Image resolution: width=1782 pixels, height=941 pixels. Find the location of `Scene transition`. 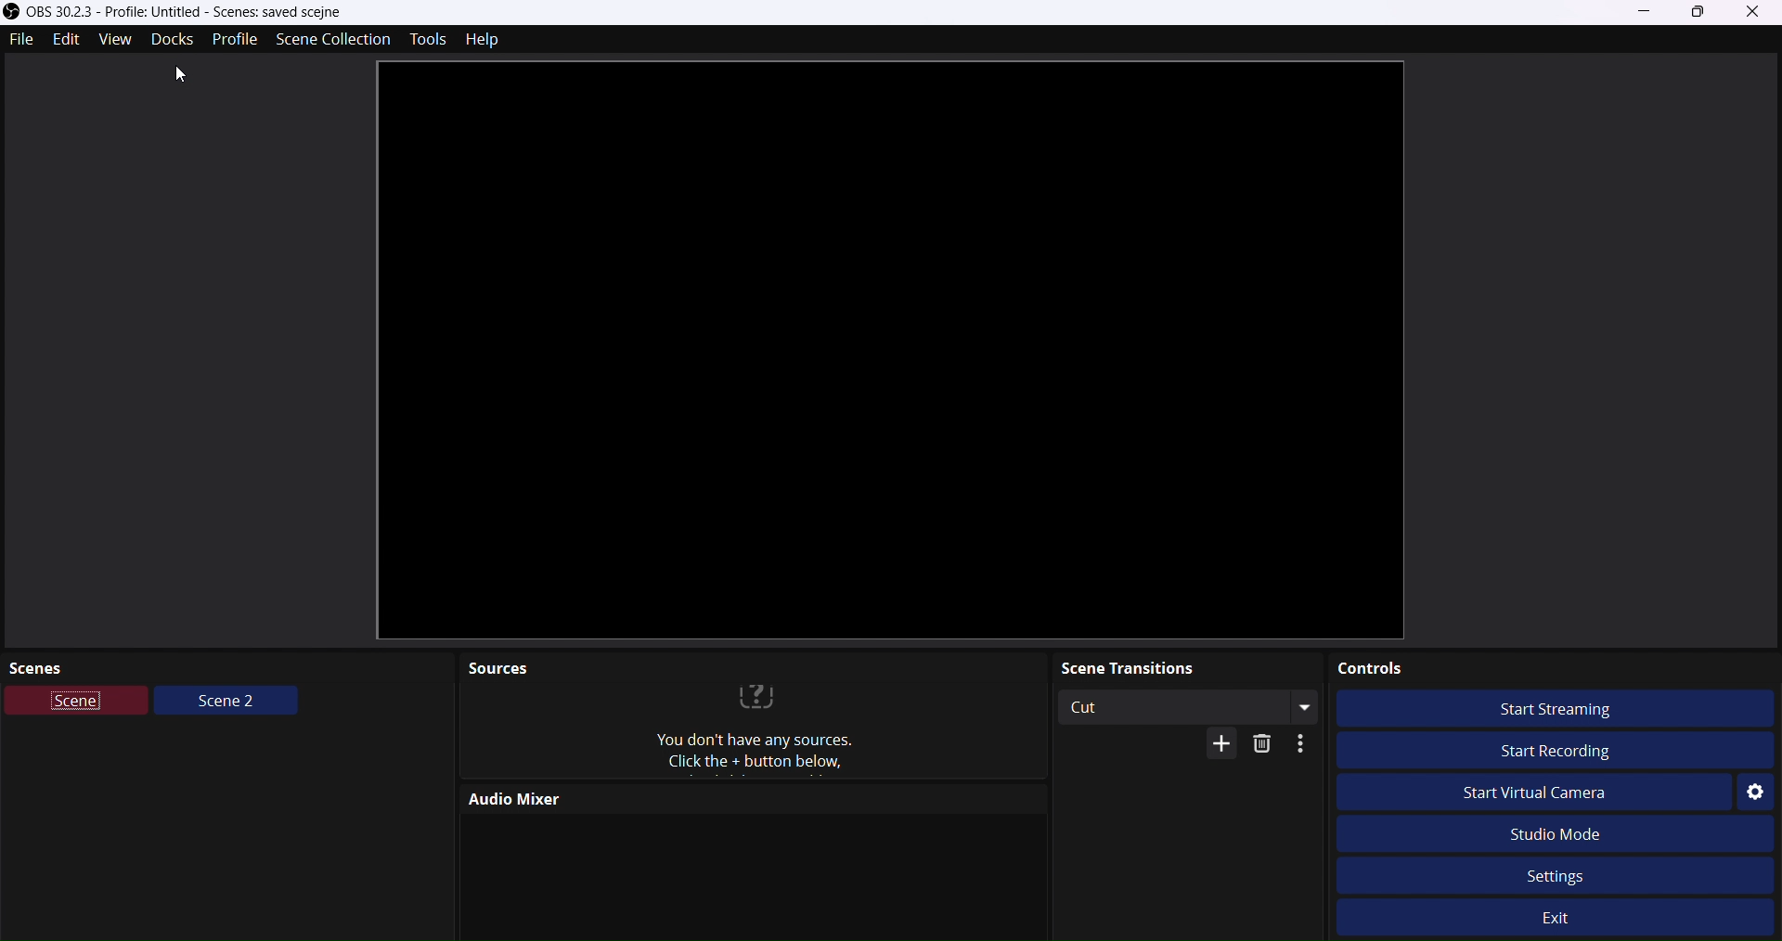

Scene transition is located at coordinates (1189, 667).